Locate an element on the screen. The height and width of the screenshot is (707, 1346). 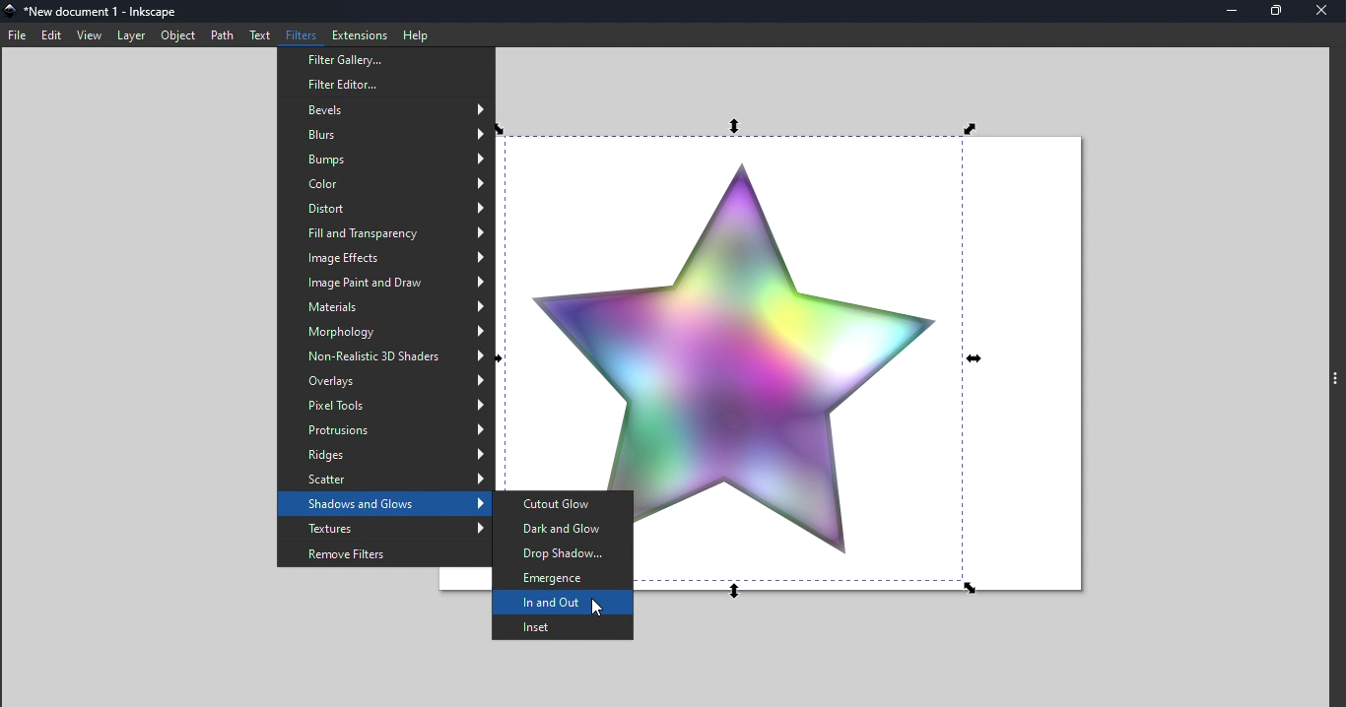
Filters is located at coordinates (302, 35).